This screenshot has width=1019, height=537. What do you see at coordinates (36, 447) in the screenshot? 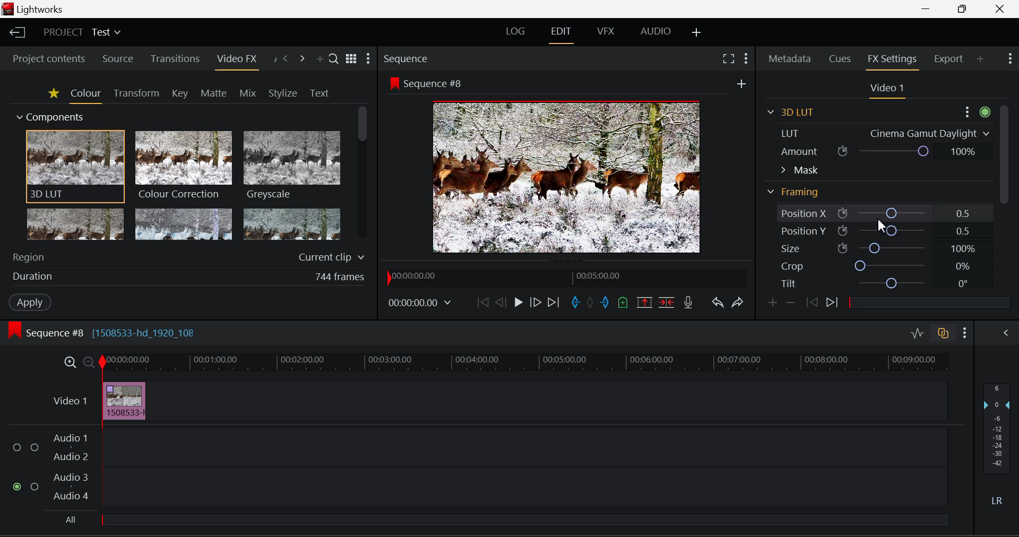
I see `Audio Input Checkbox` at bounding box center [36, 447].